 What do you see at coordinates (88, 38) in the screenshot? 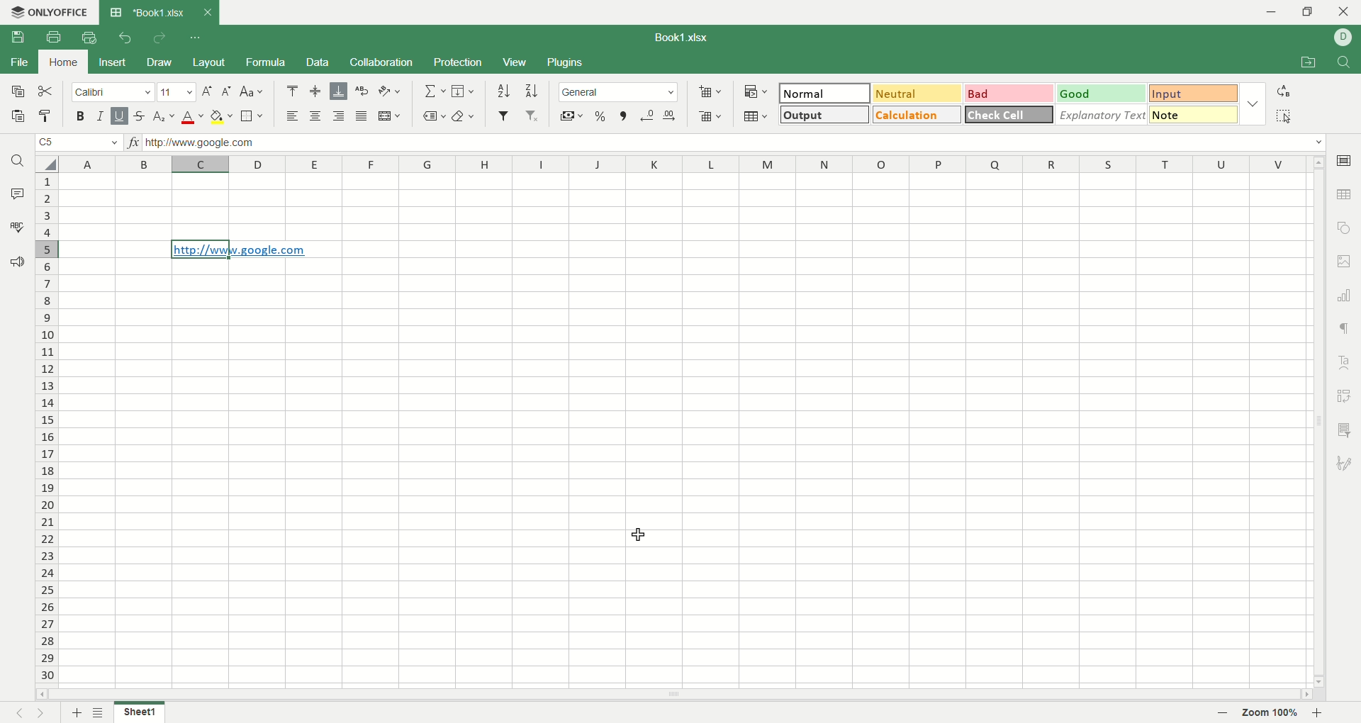
I see `quick print` at bounding box center [88, 38].